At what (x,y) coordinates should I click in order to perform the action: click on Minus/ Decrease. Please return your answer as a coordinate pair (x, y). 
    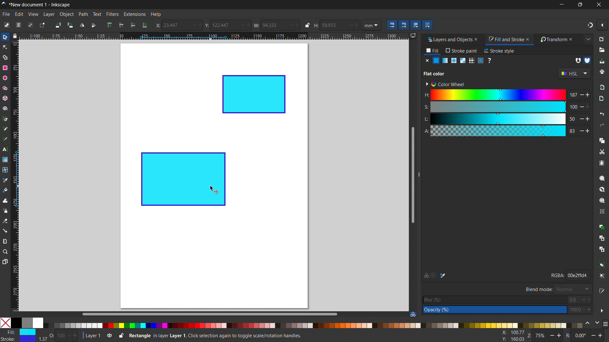
    Looking at the image, I should click on (242, 25).